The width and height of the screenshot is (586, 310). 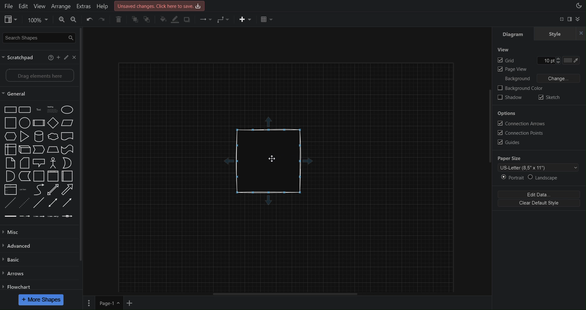 What do you see at coordinates (40, 58) in the screenshot?
I see `Scratchpad` at bounding box center [40, 58].